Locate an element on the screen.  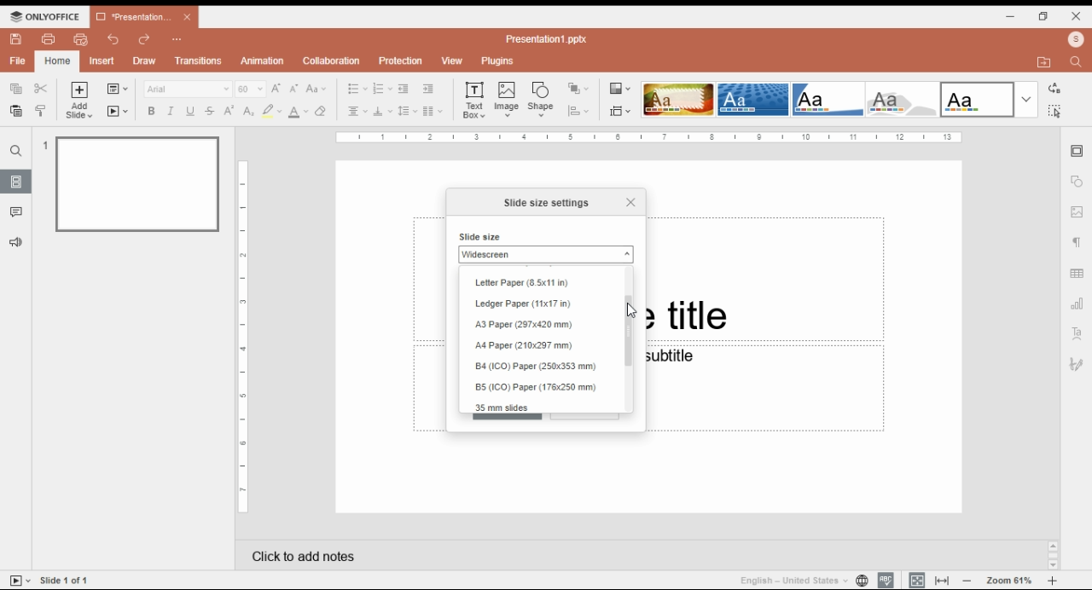
subscript is located at coordinates (247, 111).